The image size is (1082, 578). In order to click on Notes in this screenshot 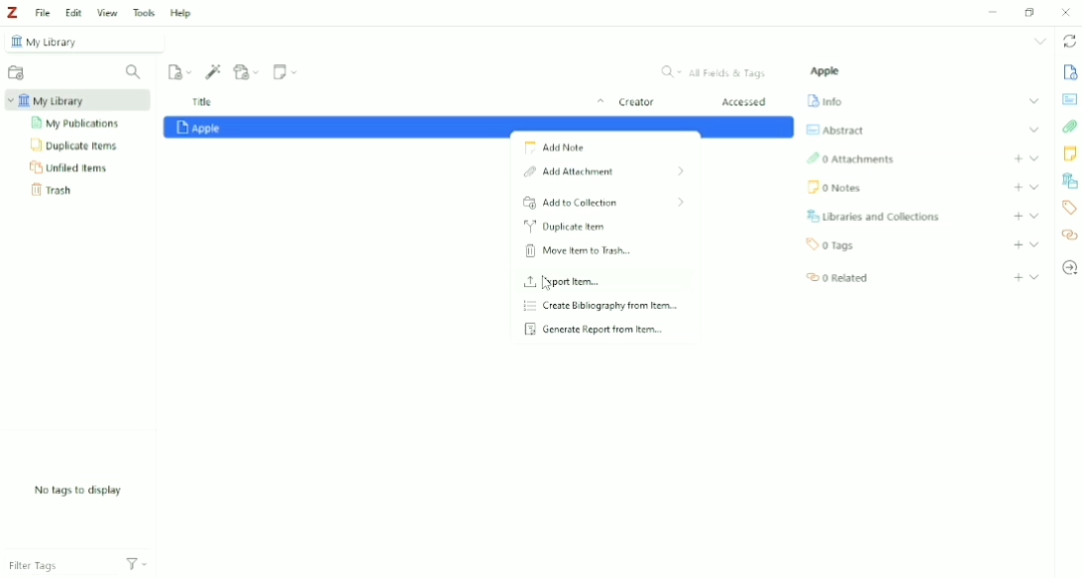, I will do `click(1070, 155)`.